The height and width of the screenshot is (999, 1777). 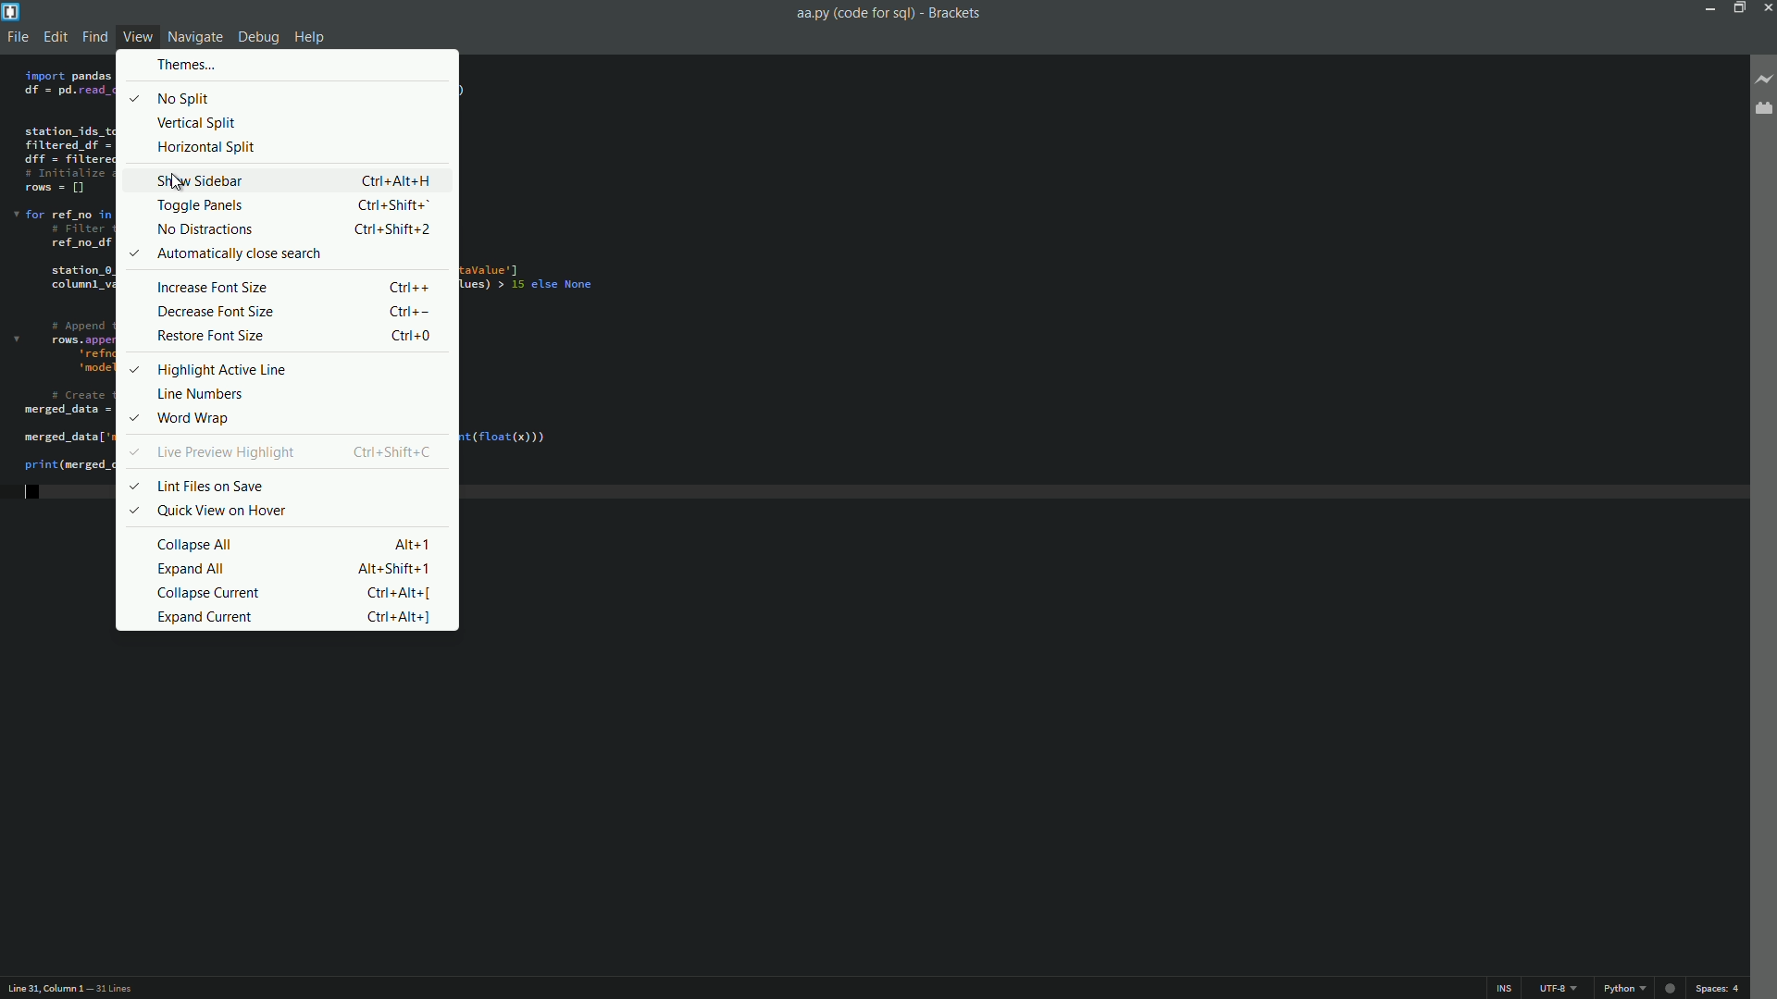 What do you see at coordinates (116, 988) in the screenshot?
I see `number of lines` at bounding box center [116, 988].